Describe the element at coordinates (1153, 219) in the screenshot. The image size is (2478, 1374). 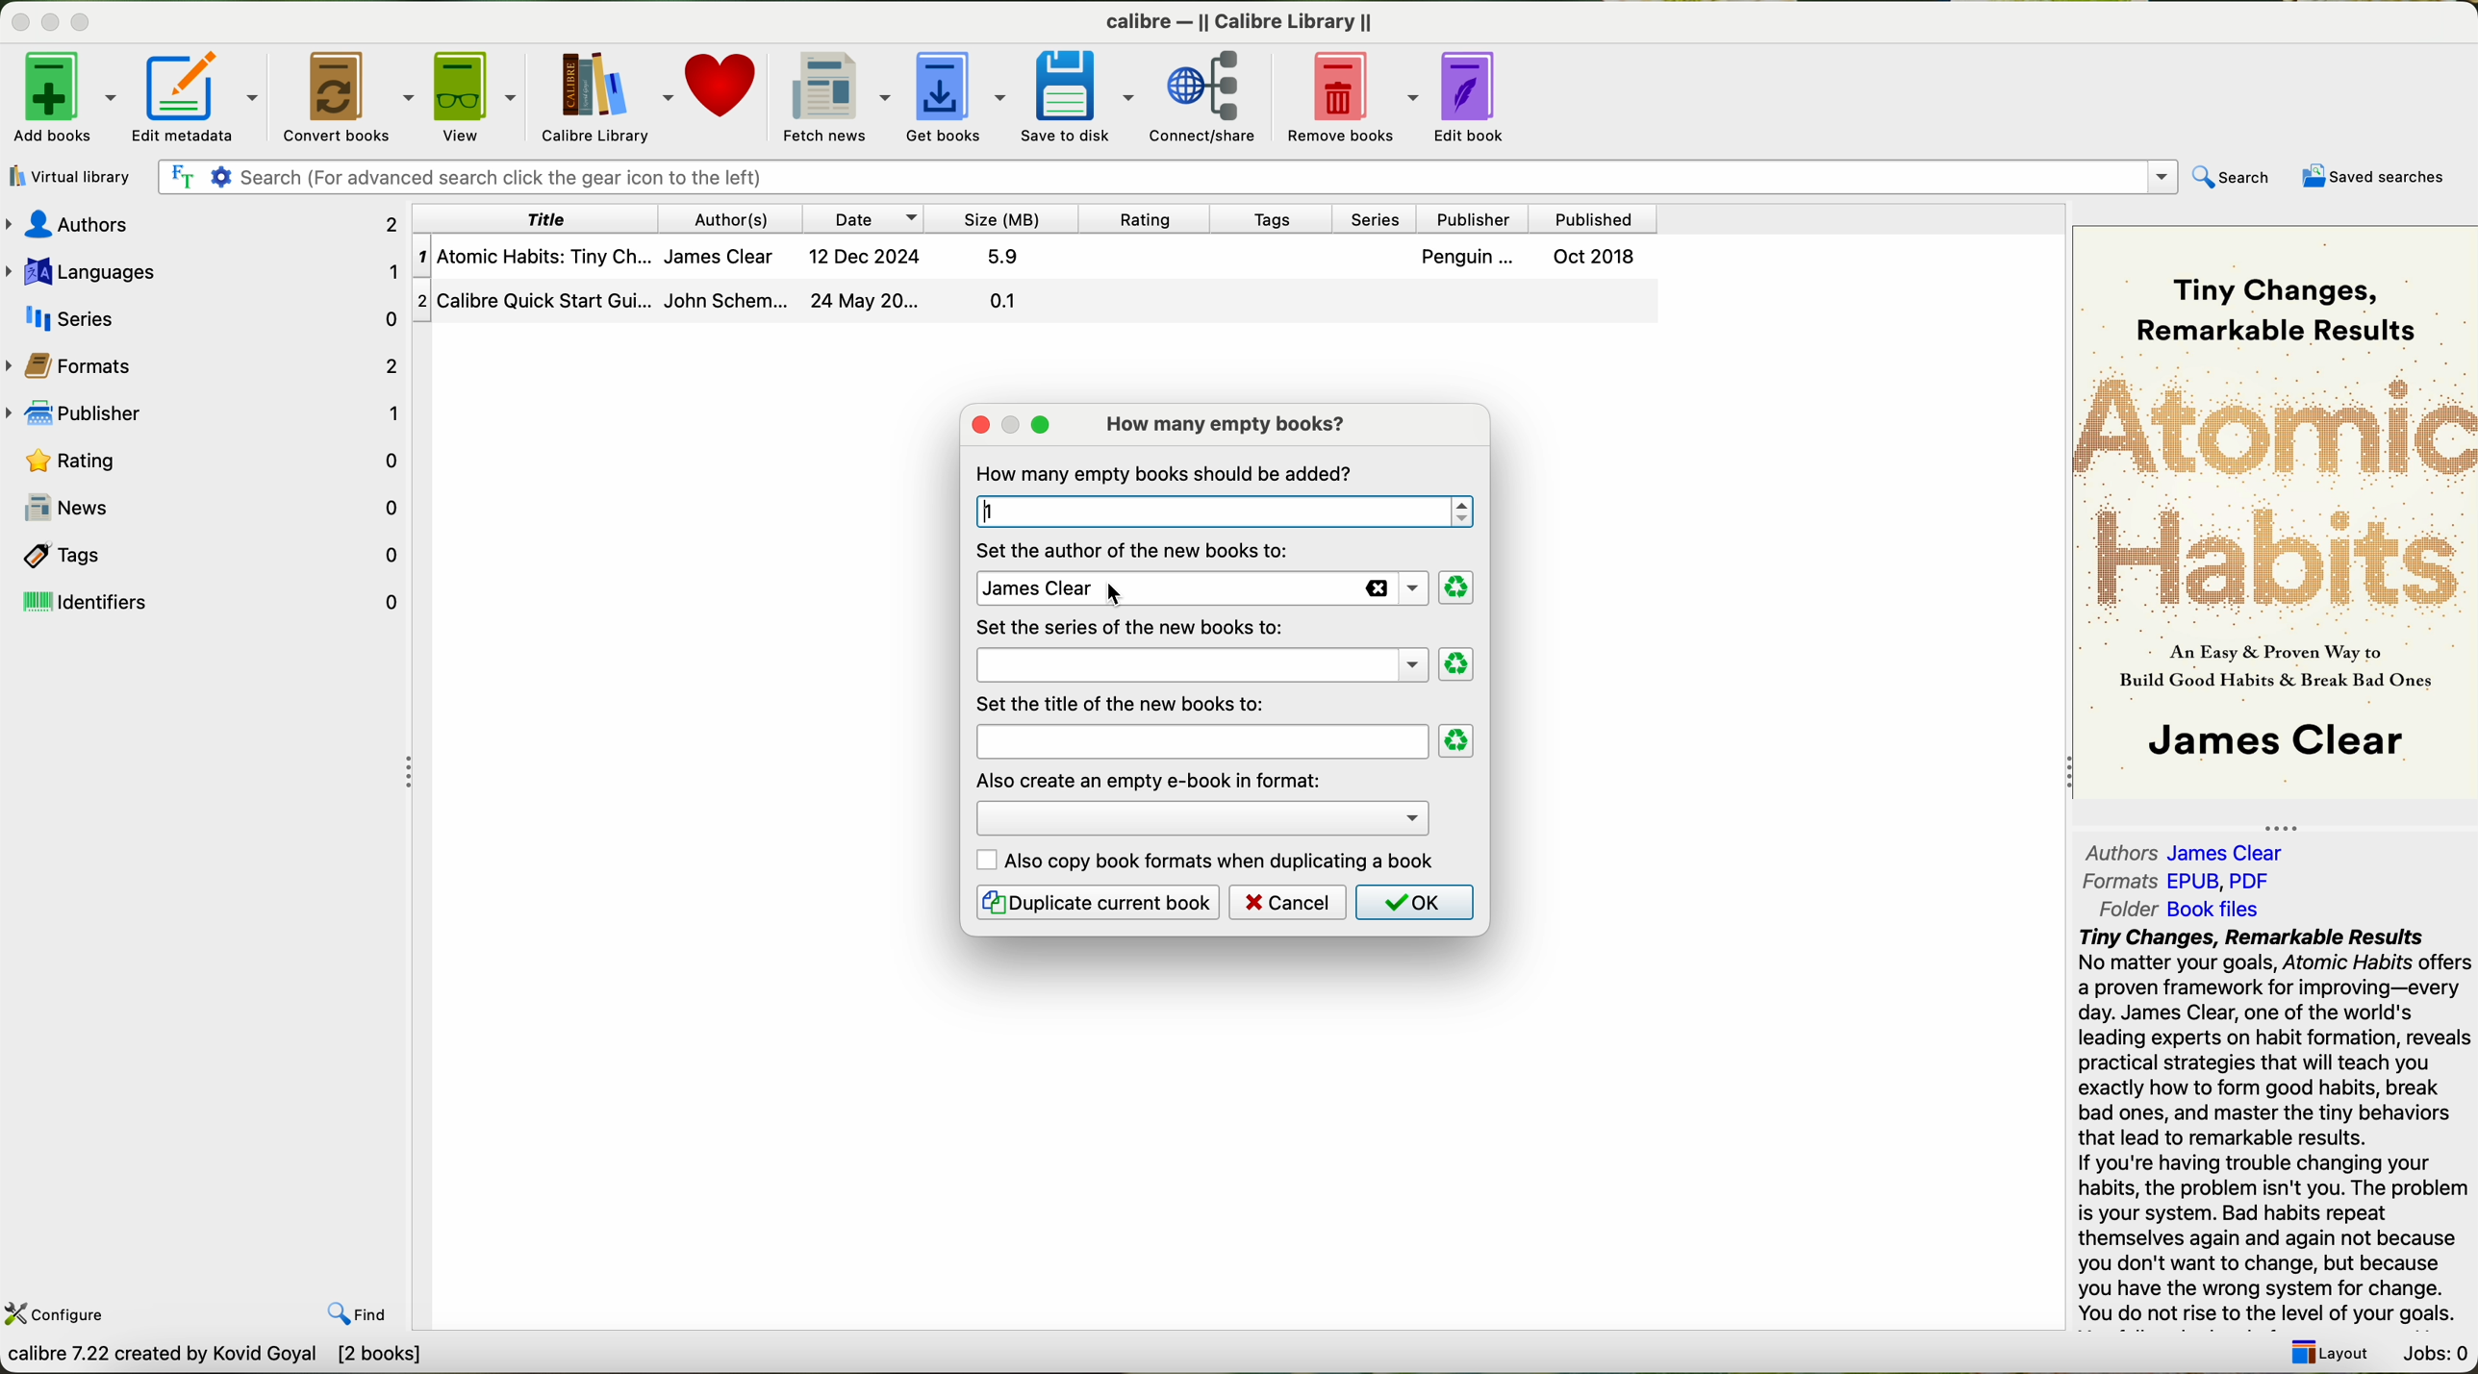
I see `rating` at that location.